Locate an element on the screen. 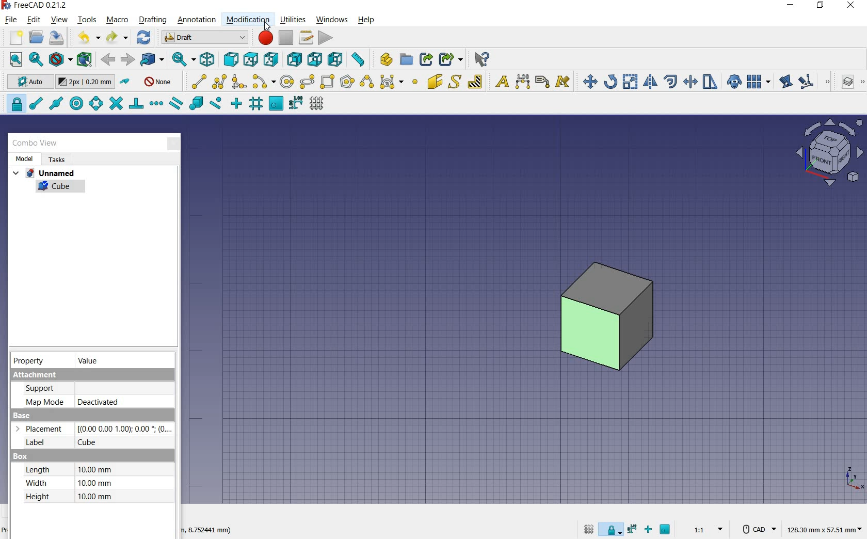 Image resolution: width=867 pixels, height=539 pixels. snap working plane is located at coordinates (666, 530).